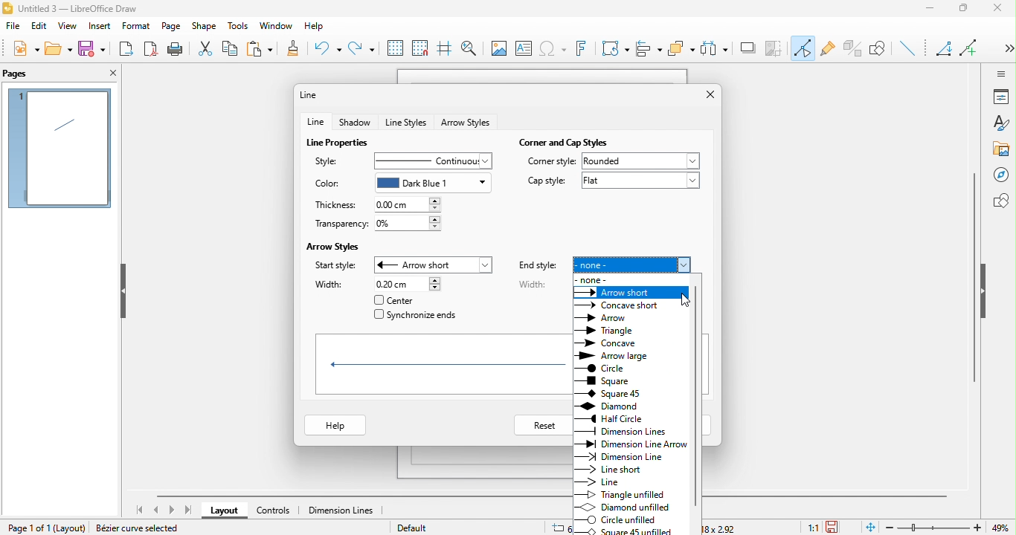 Image resolution: width=1016 pixels, height=535 pixels. What do you see at coordinates (869, 527) in the screenshot?
I see `fit to the current page` at bounding box center [869, 527].